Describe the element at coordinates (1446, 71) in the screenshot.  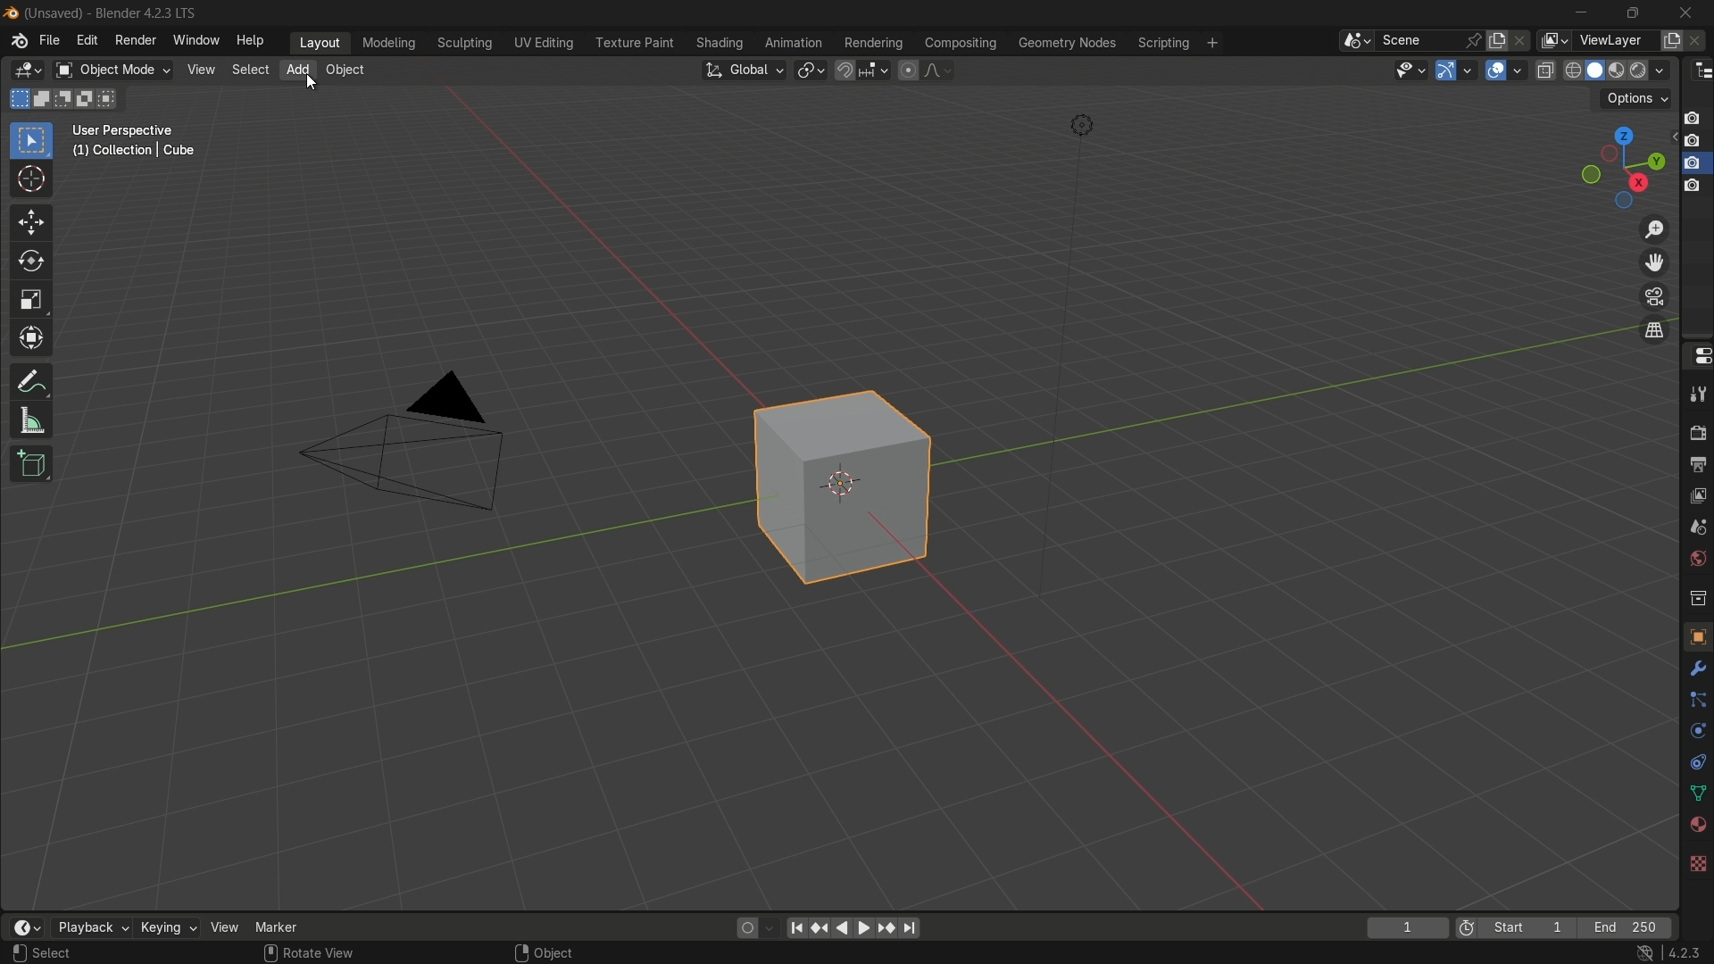
I see `show gizmo` at that location.